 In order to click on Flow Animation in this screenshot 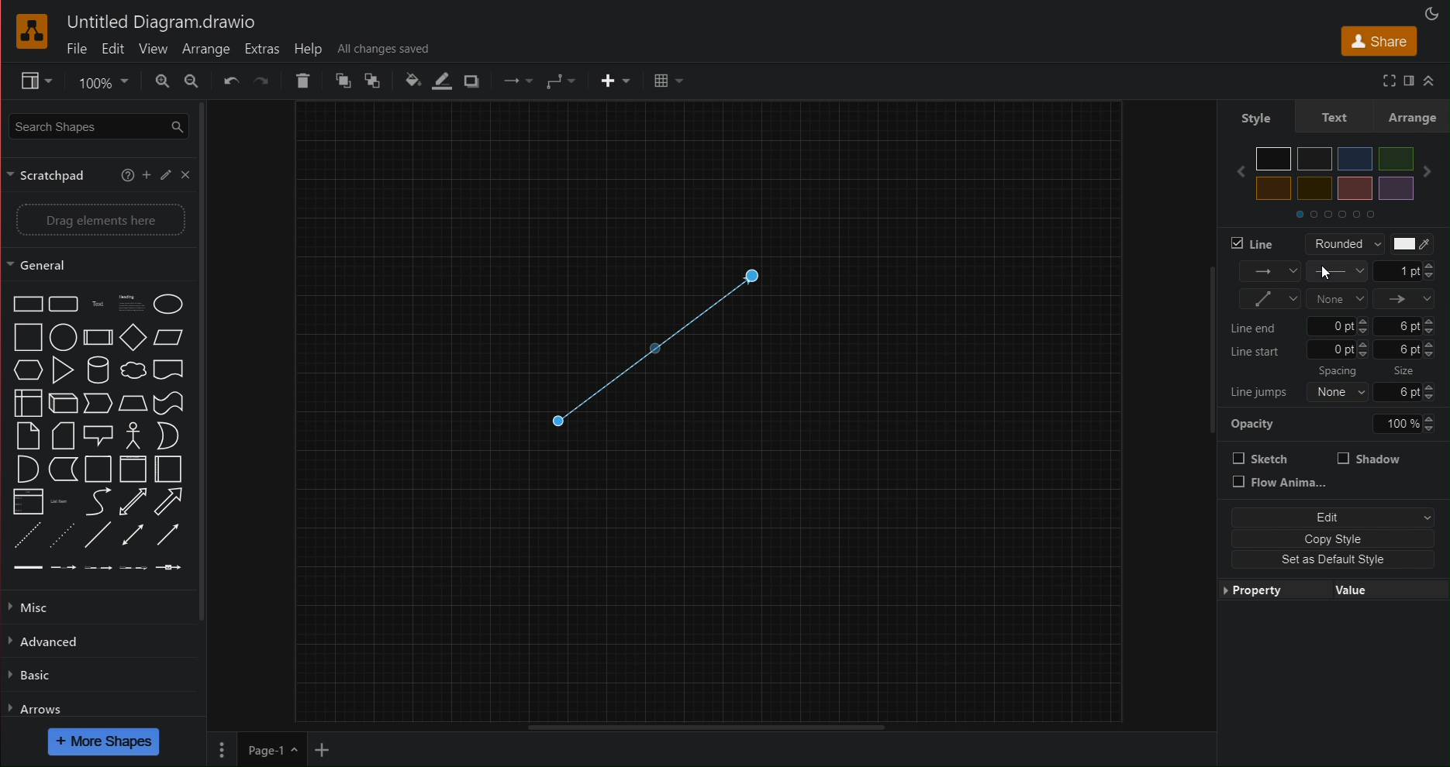, I will do `click(1281, 483)`.